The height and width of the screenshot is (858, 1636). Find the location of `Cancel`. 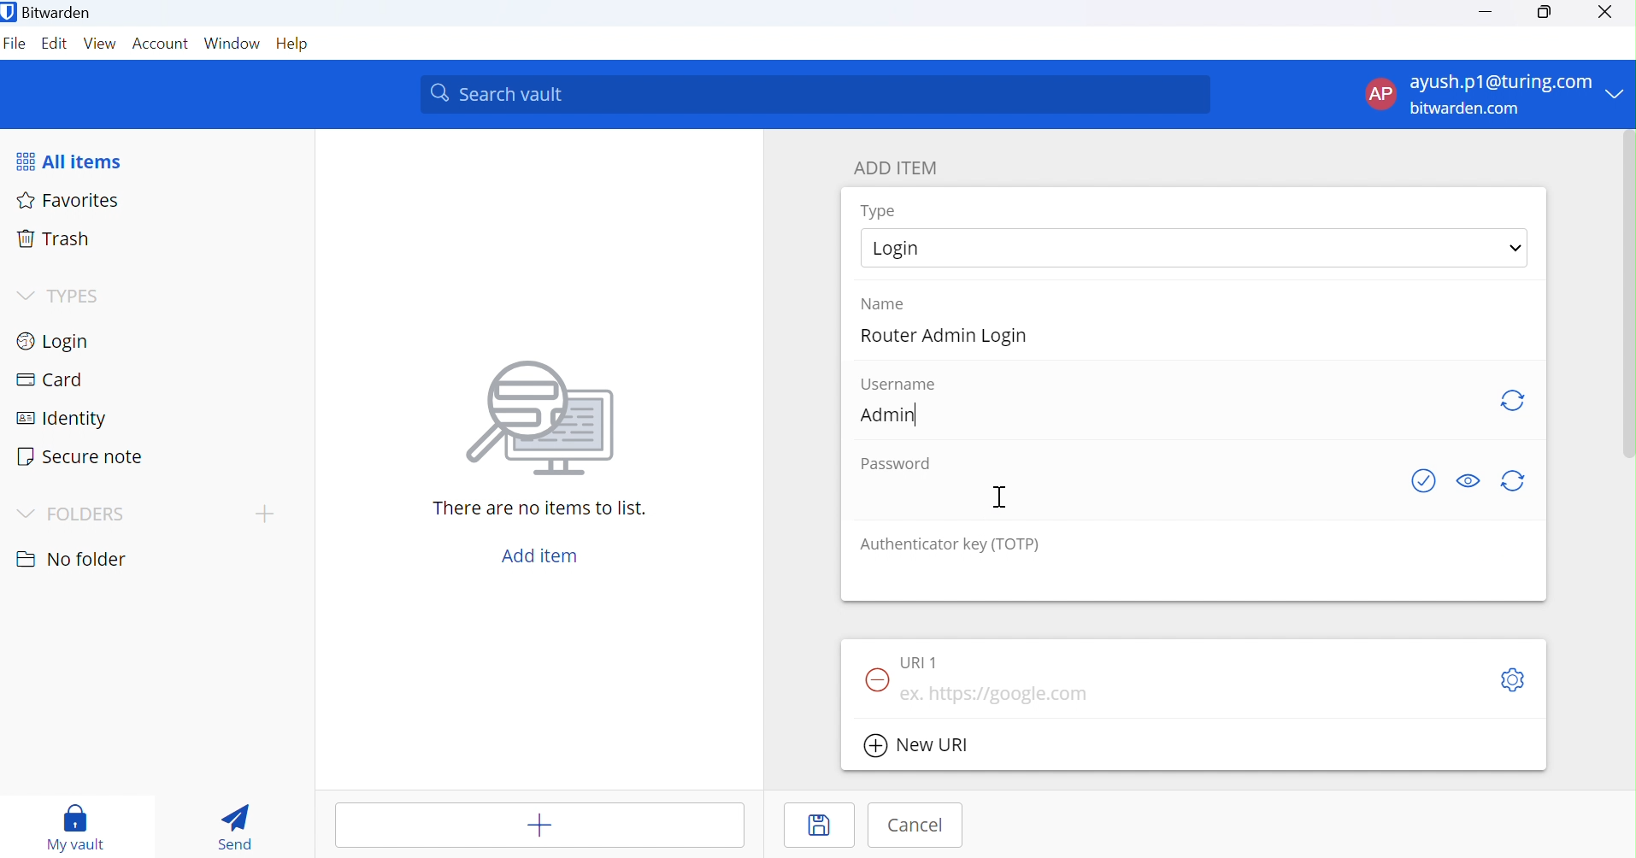

Cancel is located at coordinates (915, 826).